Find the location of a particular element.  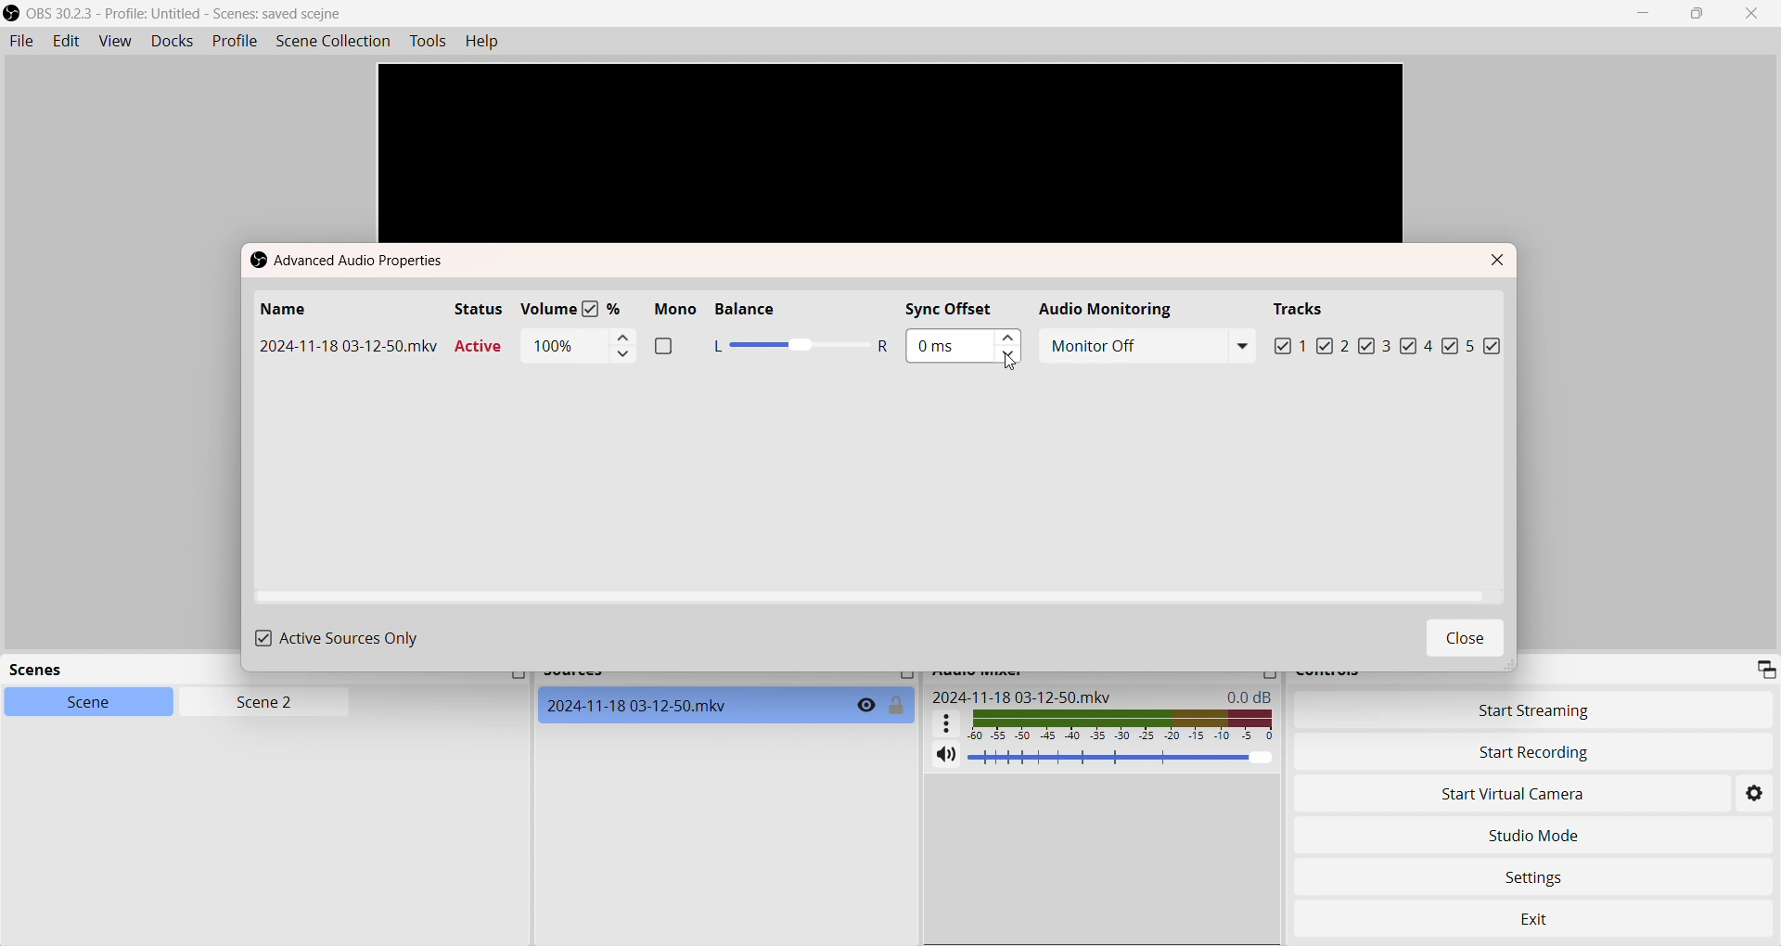

Profile is located at coordinates (235, 41).